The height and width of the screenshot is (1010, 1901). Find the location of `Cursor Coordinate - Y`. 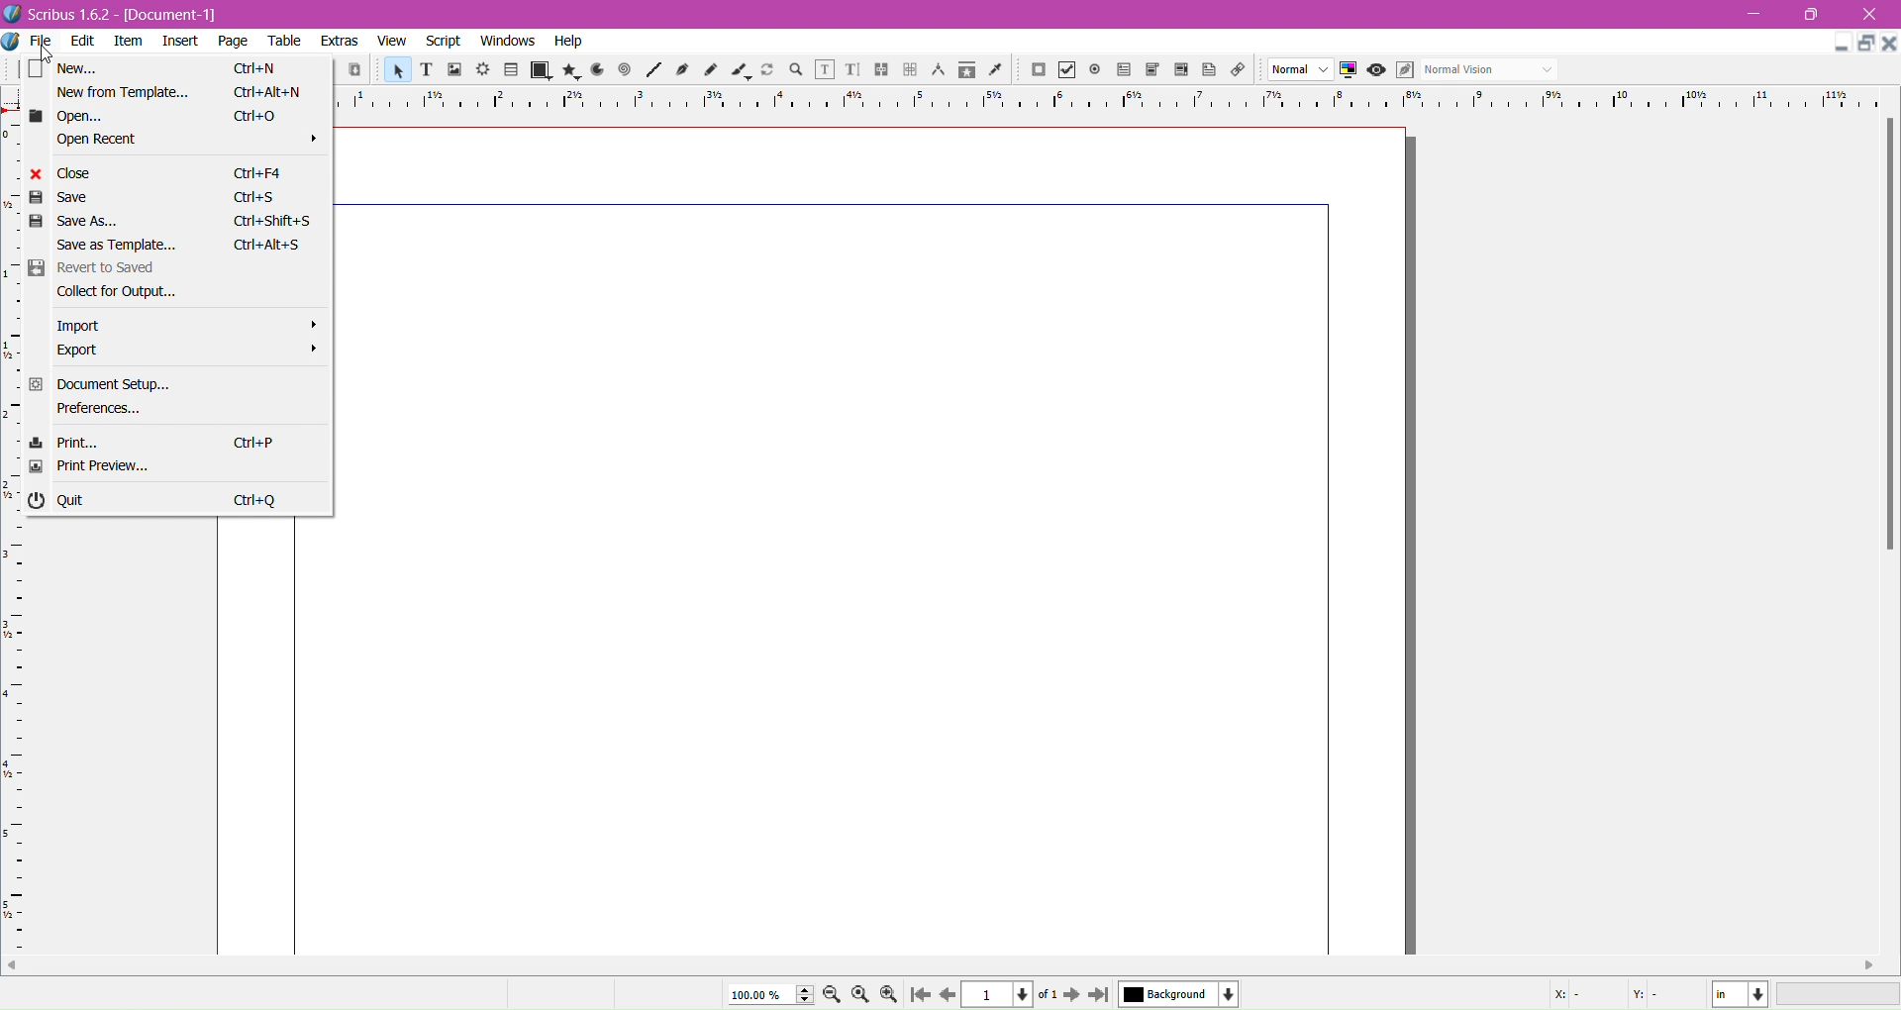

Cursor Coordinate - Y is located at coordinates (1662, 994).